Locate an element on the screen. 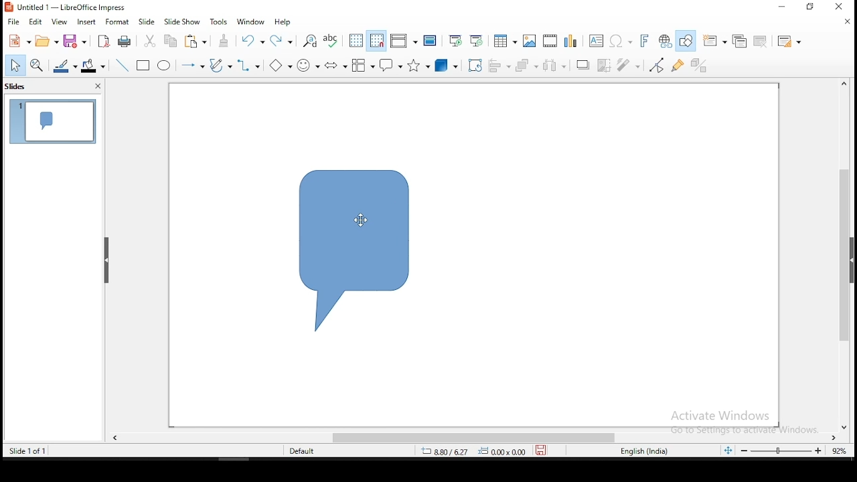 This screenshot has width=857, height=482. save is located at coordinates (543, 450).